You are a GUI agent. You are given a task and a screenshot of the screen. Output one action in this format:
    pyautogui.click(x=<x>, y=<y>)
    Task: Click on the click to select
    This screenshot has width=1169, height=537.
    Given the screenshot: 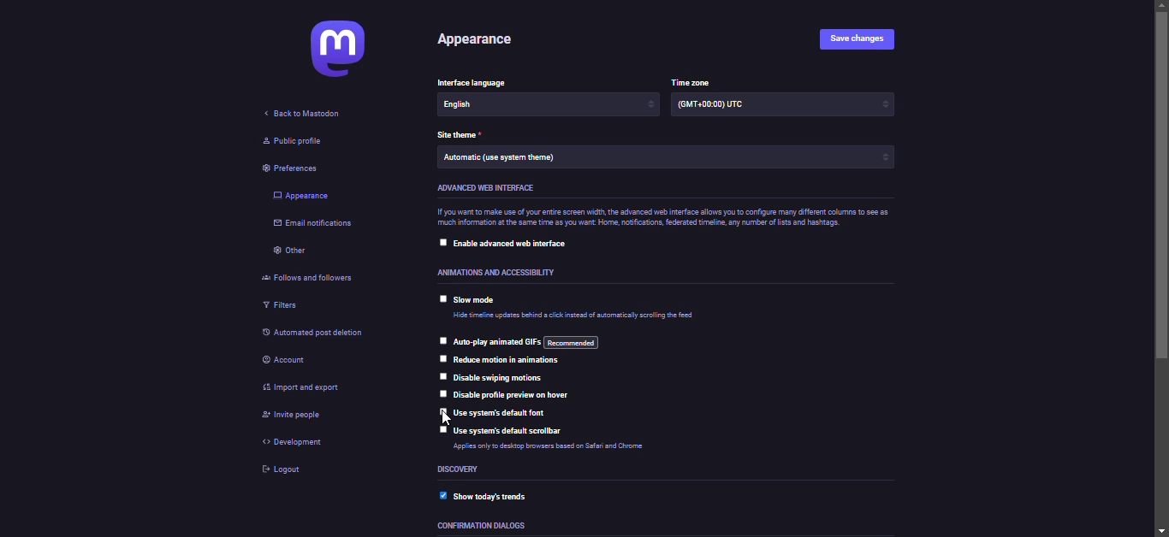 What is the action you would take?
    pyautogui.click(x=442, y=412)
    